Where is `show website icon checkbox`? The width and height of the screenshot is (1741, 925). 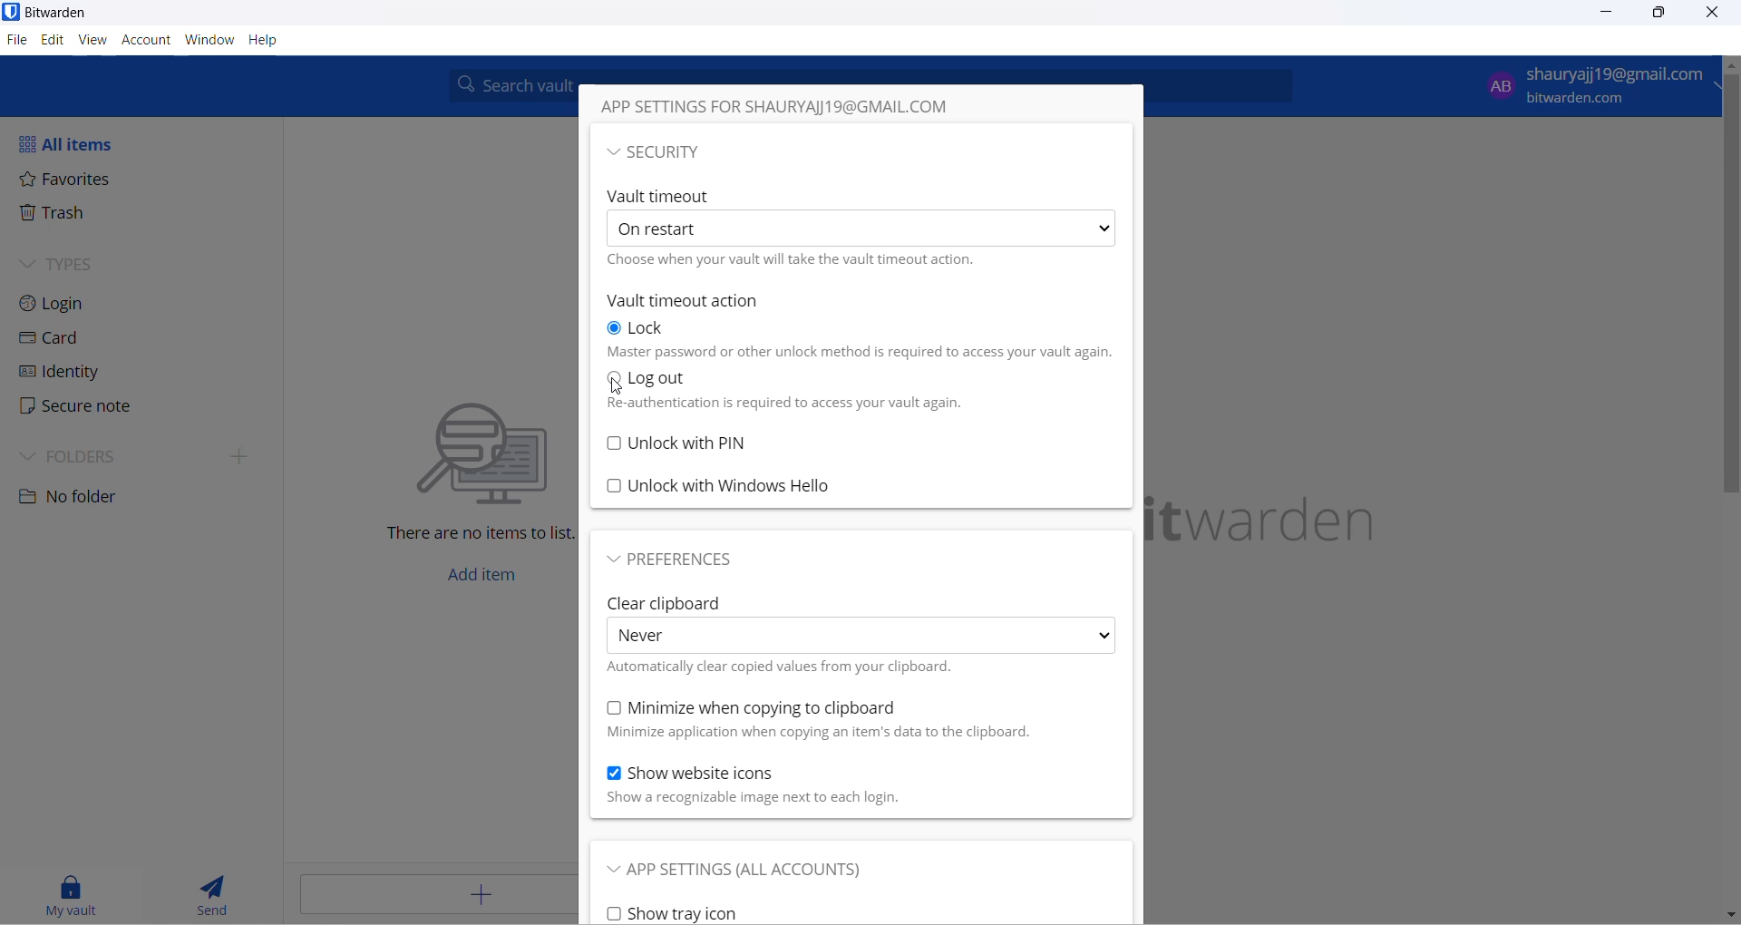
show website icon checkbox is located at coordinates (715, 774).